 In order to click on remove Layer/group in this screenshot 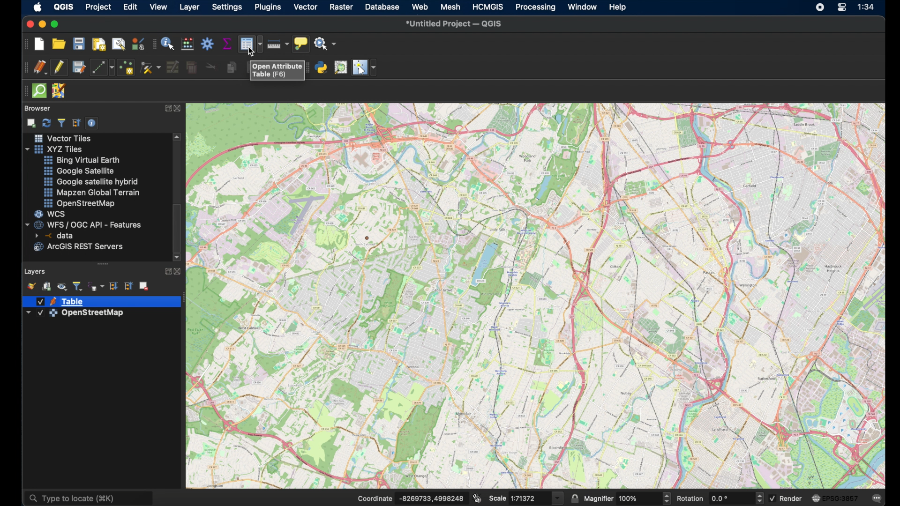, I will do `click(144, 285)`.